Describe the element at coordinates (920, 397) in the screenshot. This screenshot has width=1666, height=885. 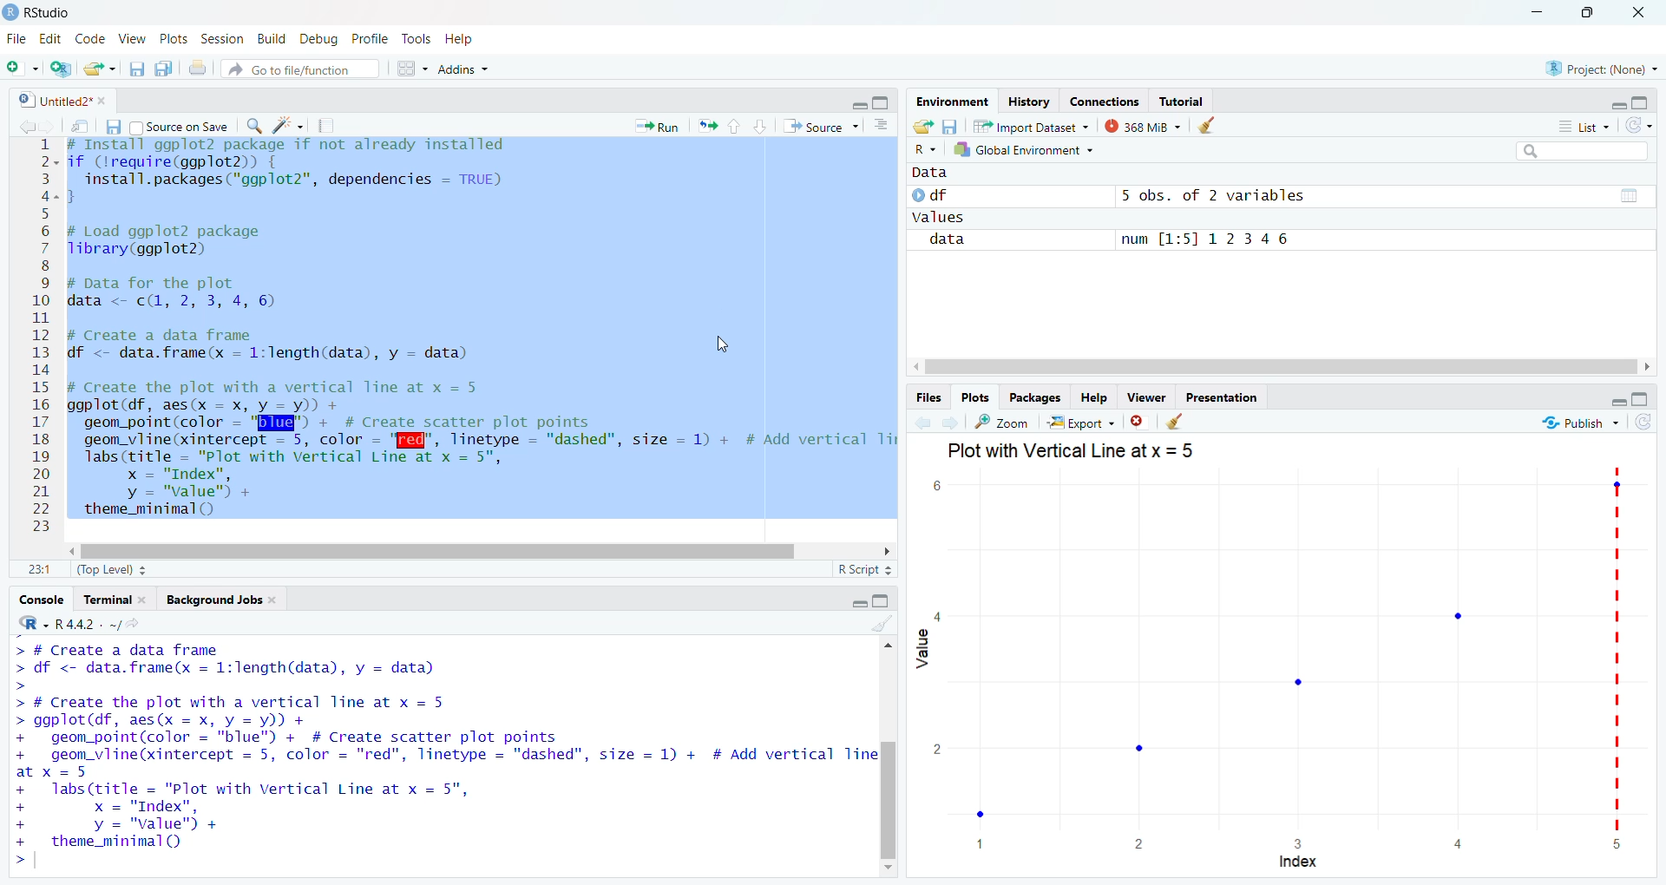
I see `Files` at that location.